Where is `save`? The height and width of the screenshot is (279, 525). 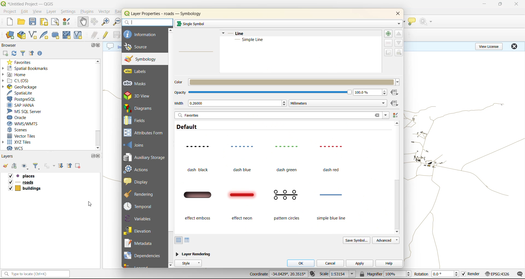
save is located at coordinates (33, 22).